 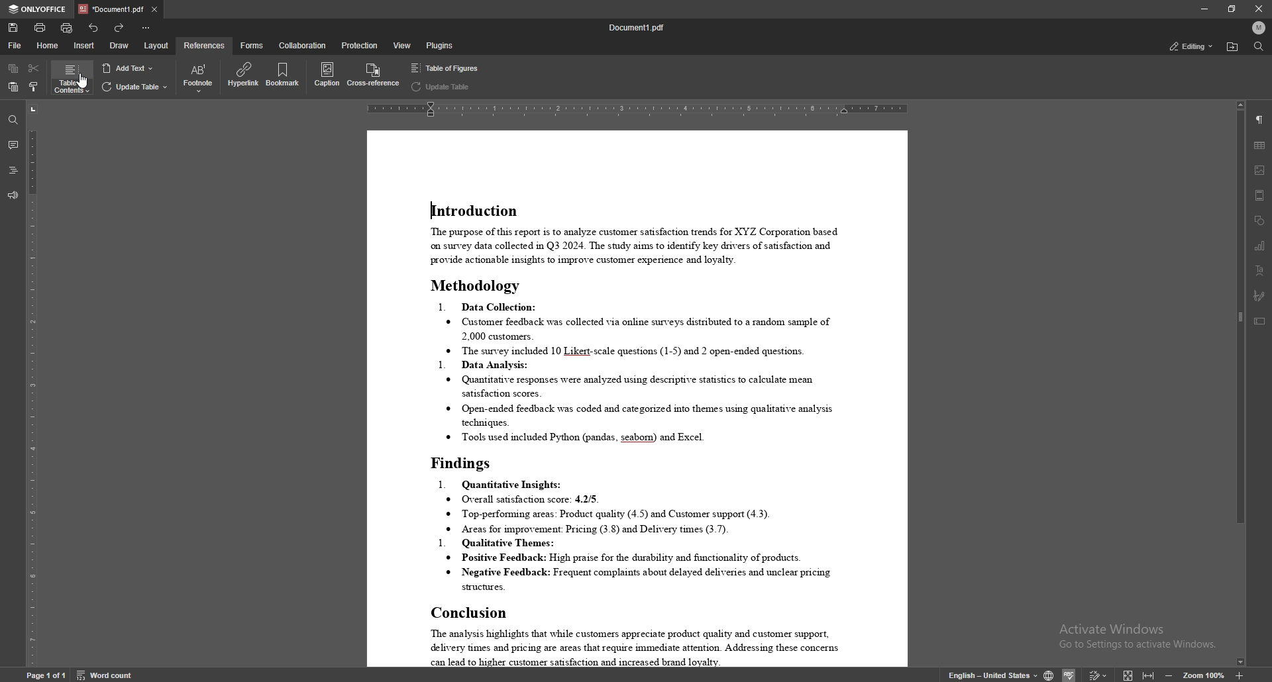 What do you see at coordinates (146, 28) in the screenshot?
I see `customize toolbar` at bounding box center [146, 28].